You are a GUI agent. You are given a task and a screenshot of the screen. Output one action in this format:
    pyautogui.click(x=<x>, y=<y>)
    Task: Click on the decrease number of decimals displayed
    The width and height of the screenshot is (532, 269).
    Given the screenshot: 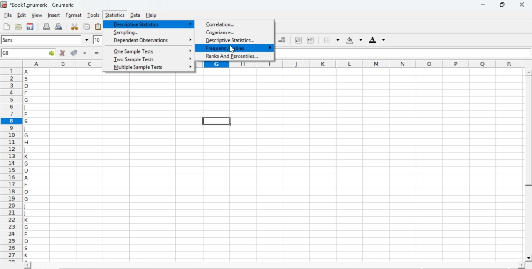 What is the action you would take?
    pyautogui.click(x=282, y=40)
    